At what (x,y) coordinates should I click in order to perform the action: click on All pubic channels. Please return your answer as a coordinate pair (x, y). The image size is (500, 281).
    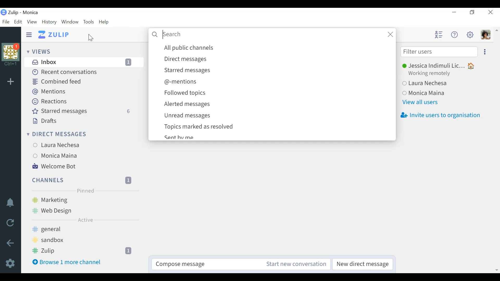
    Looking at the image, I should click on (278, 48).